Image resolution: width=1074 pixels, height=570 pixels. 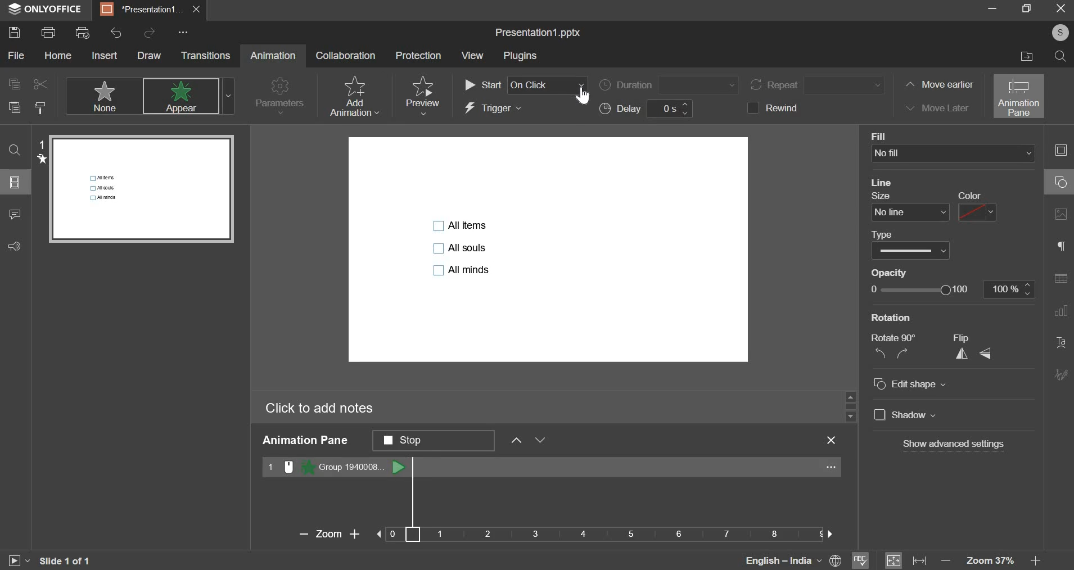 What do you see at coordinates (850, 405) in the screenshot?
I see `slider` at bounding box center [850, 405].